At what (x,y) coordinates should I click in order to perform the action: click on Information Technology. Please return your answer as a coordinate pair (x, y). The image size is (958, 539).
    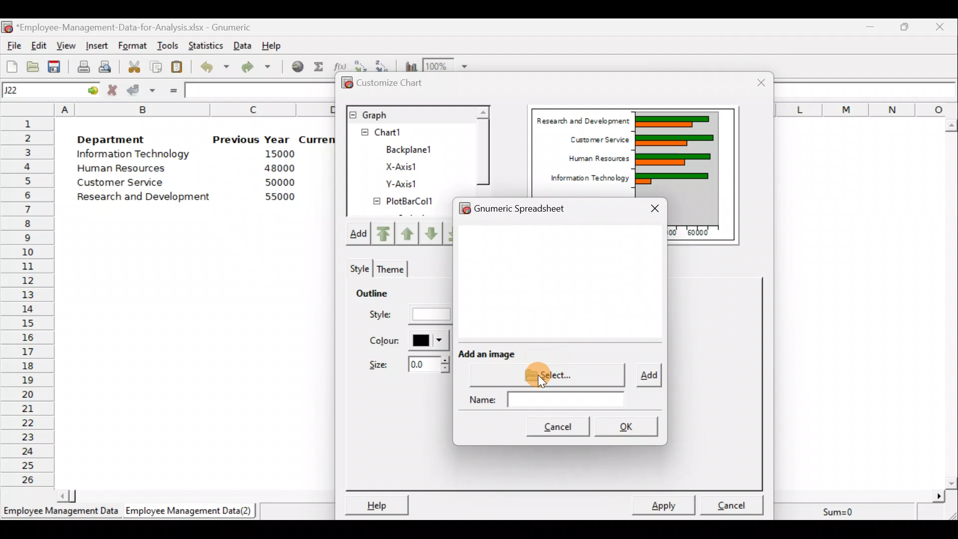
    Looking at the image, I should click on (134, 156).